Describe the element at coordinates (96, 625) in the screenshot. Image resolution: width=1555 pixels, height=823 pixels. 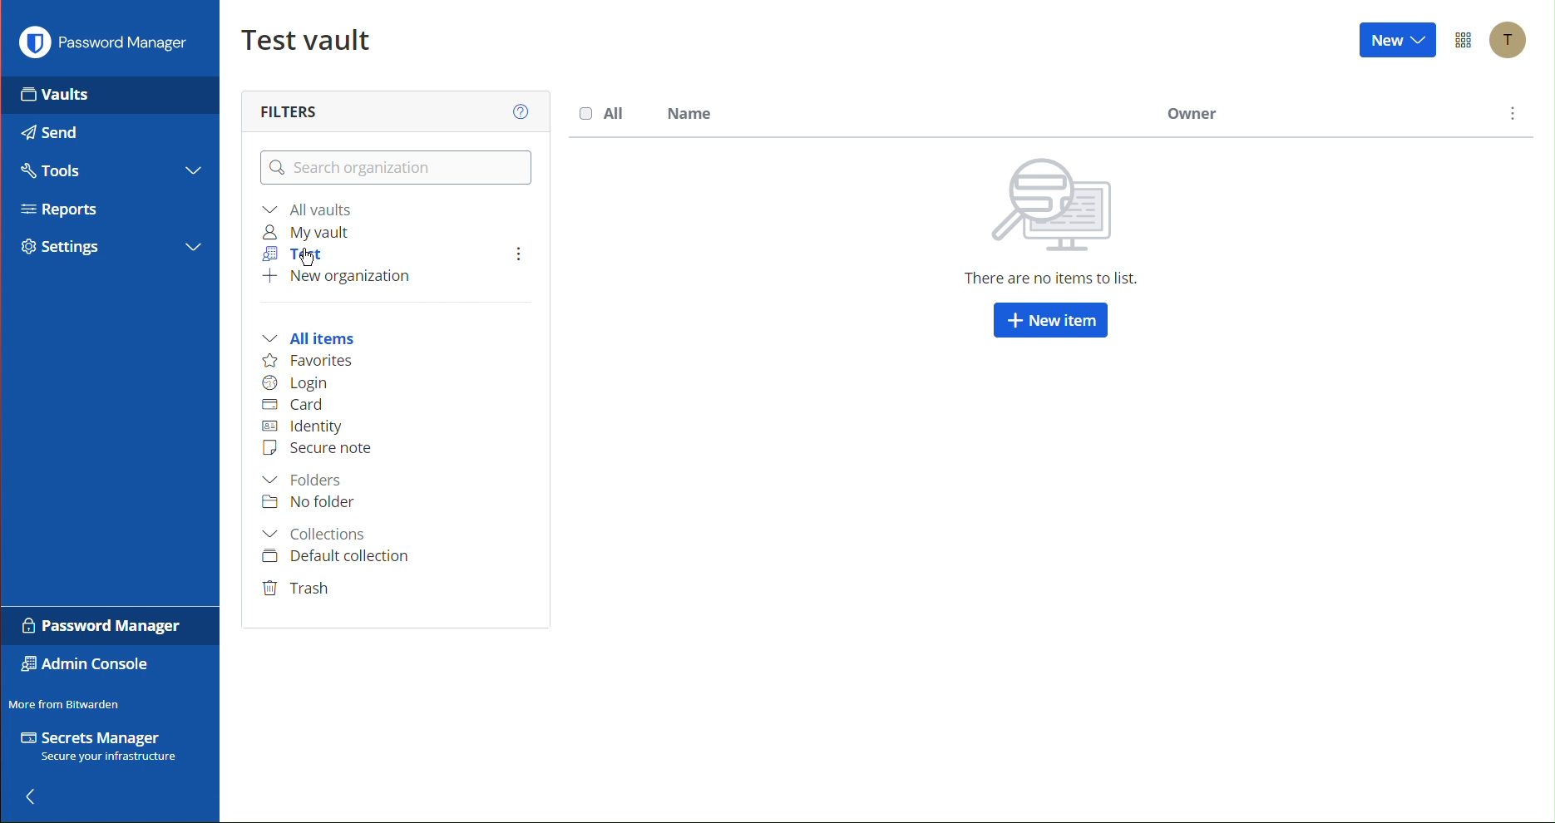
I see `Password Manager` at that location.